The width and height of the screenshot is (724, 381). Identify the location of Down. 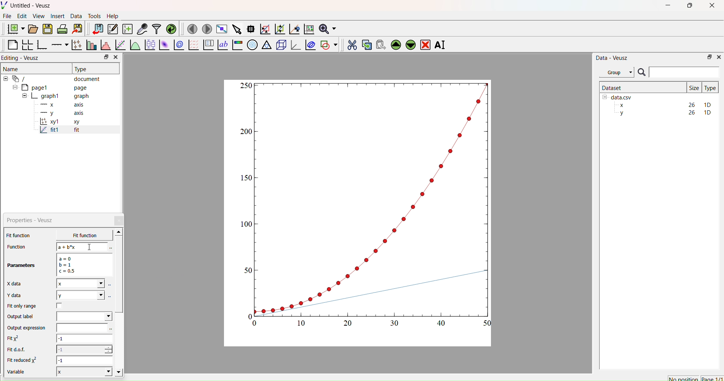
(410, 44).